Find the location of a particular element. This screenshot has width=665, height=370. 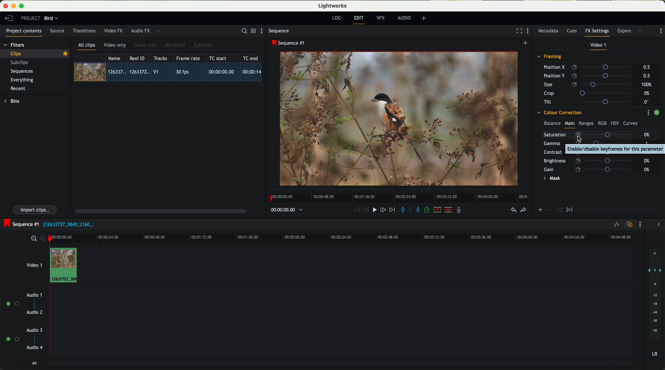

black is located at coordinates (67, 224).